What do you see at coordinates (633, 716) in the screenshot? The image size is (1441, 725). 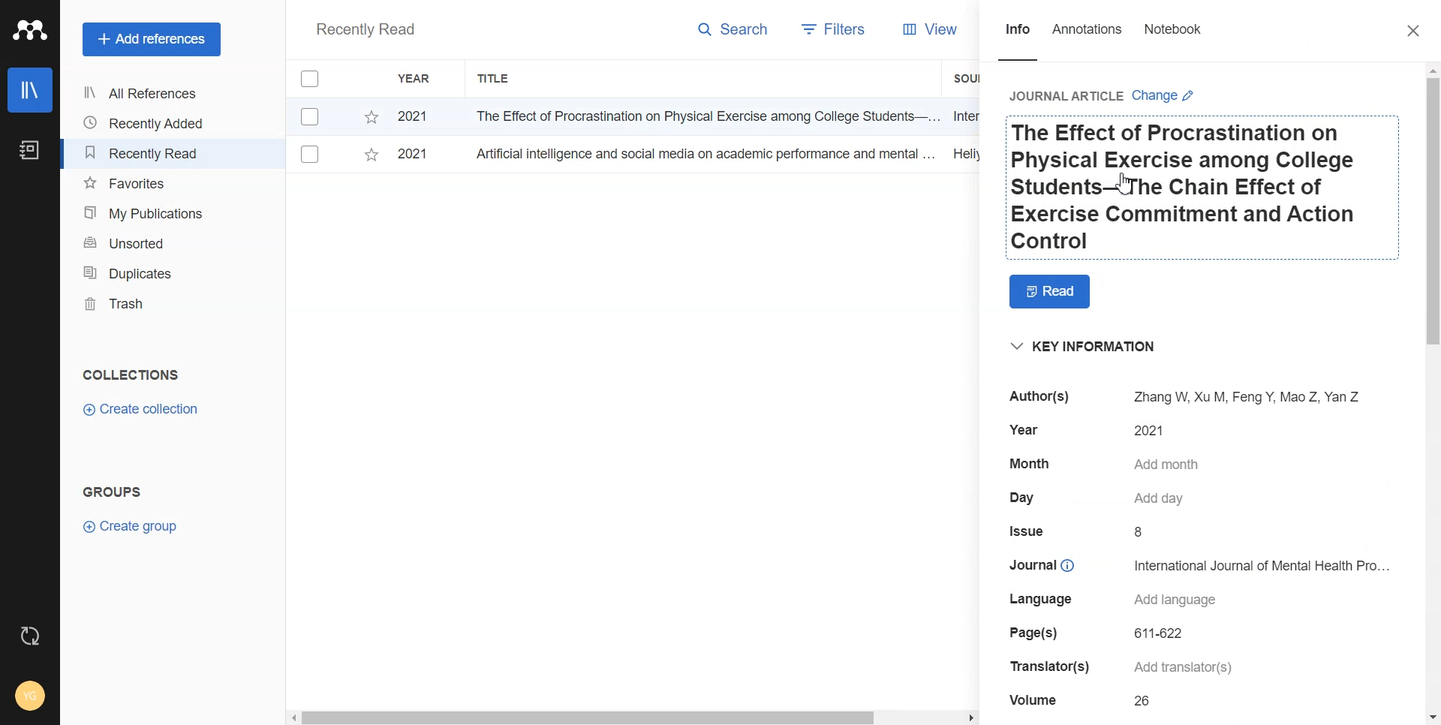 I see `Horizontal scroll bar` at bounding box center [633, 716].